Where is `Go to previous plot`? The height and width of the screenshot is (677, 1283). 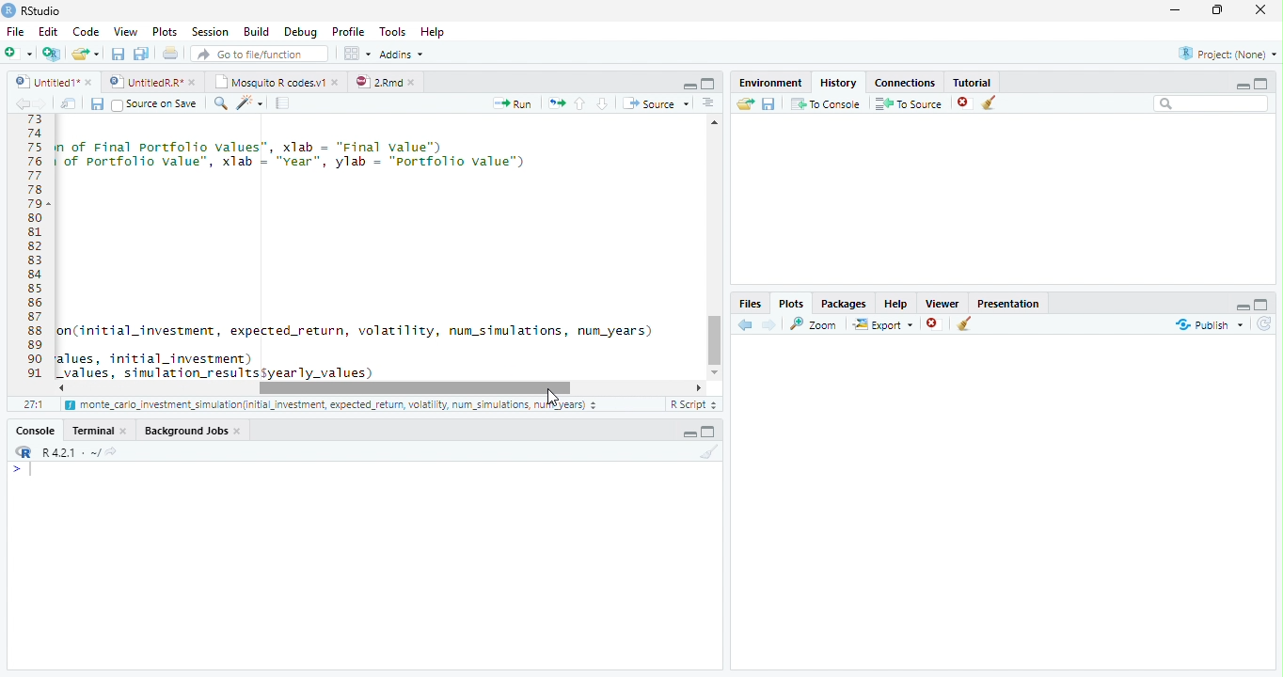
Go to previous plot is located at coordinates (746, 324).